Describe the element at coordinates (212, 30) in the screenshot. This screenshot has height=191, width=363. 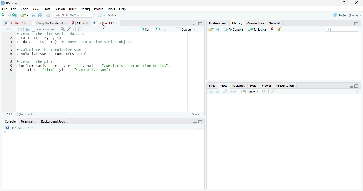
I see `Load Workspace` at that location.